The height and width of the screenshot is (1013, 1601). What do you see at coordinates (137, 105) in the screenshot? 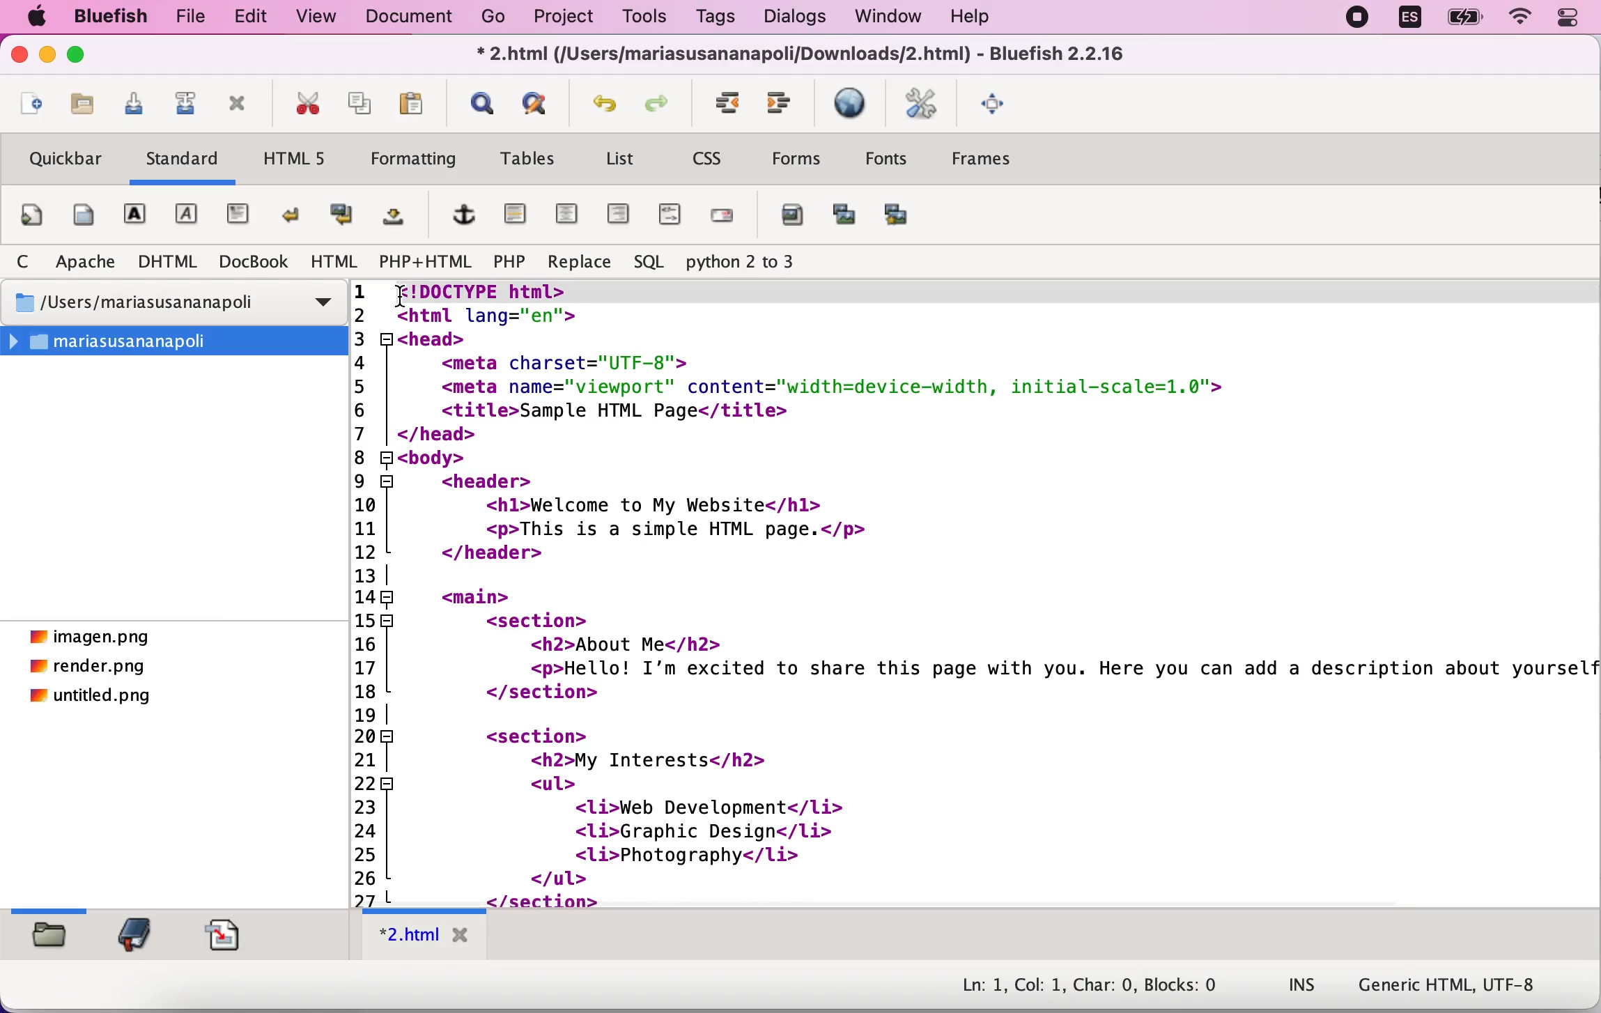
I see `save` at bounding box center [137, 105].